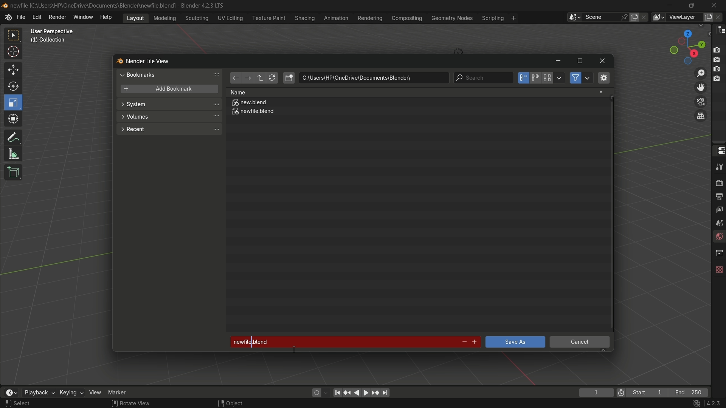 Image resolution: width=726 pixels, height=408 pixels. What do you see at coordinates (670, 5) in the screenshot?
I see `minimize` at bounding box center [670, 5].